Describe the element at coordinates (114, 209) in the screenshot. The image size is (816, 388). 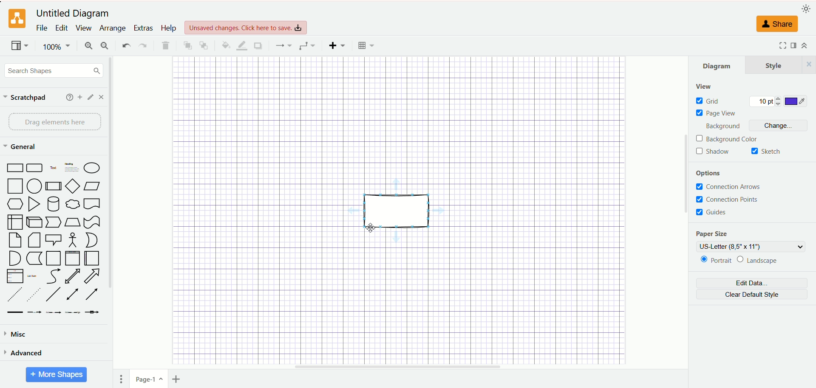
I see `vertical scroll bar` at that location.